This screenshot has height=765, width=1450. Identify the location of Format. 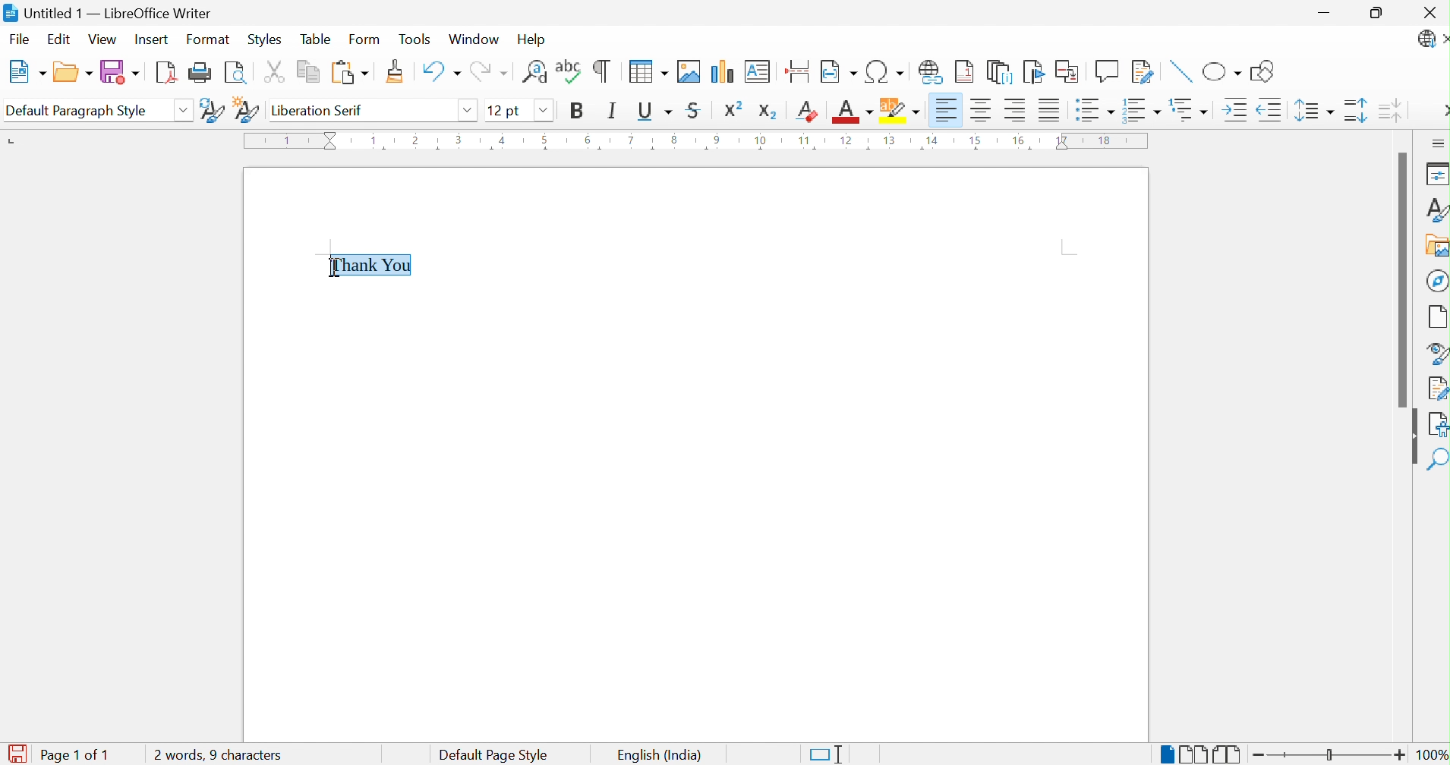
(210, 40).